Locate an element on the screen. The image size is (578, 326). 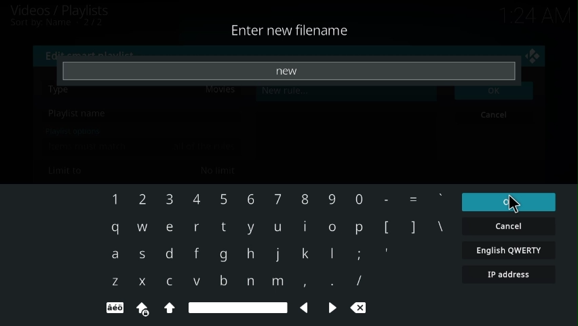
7 is located at coordinates (277, 199).